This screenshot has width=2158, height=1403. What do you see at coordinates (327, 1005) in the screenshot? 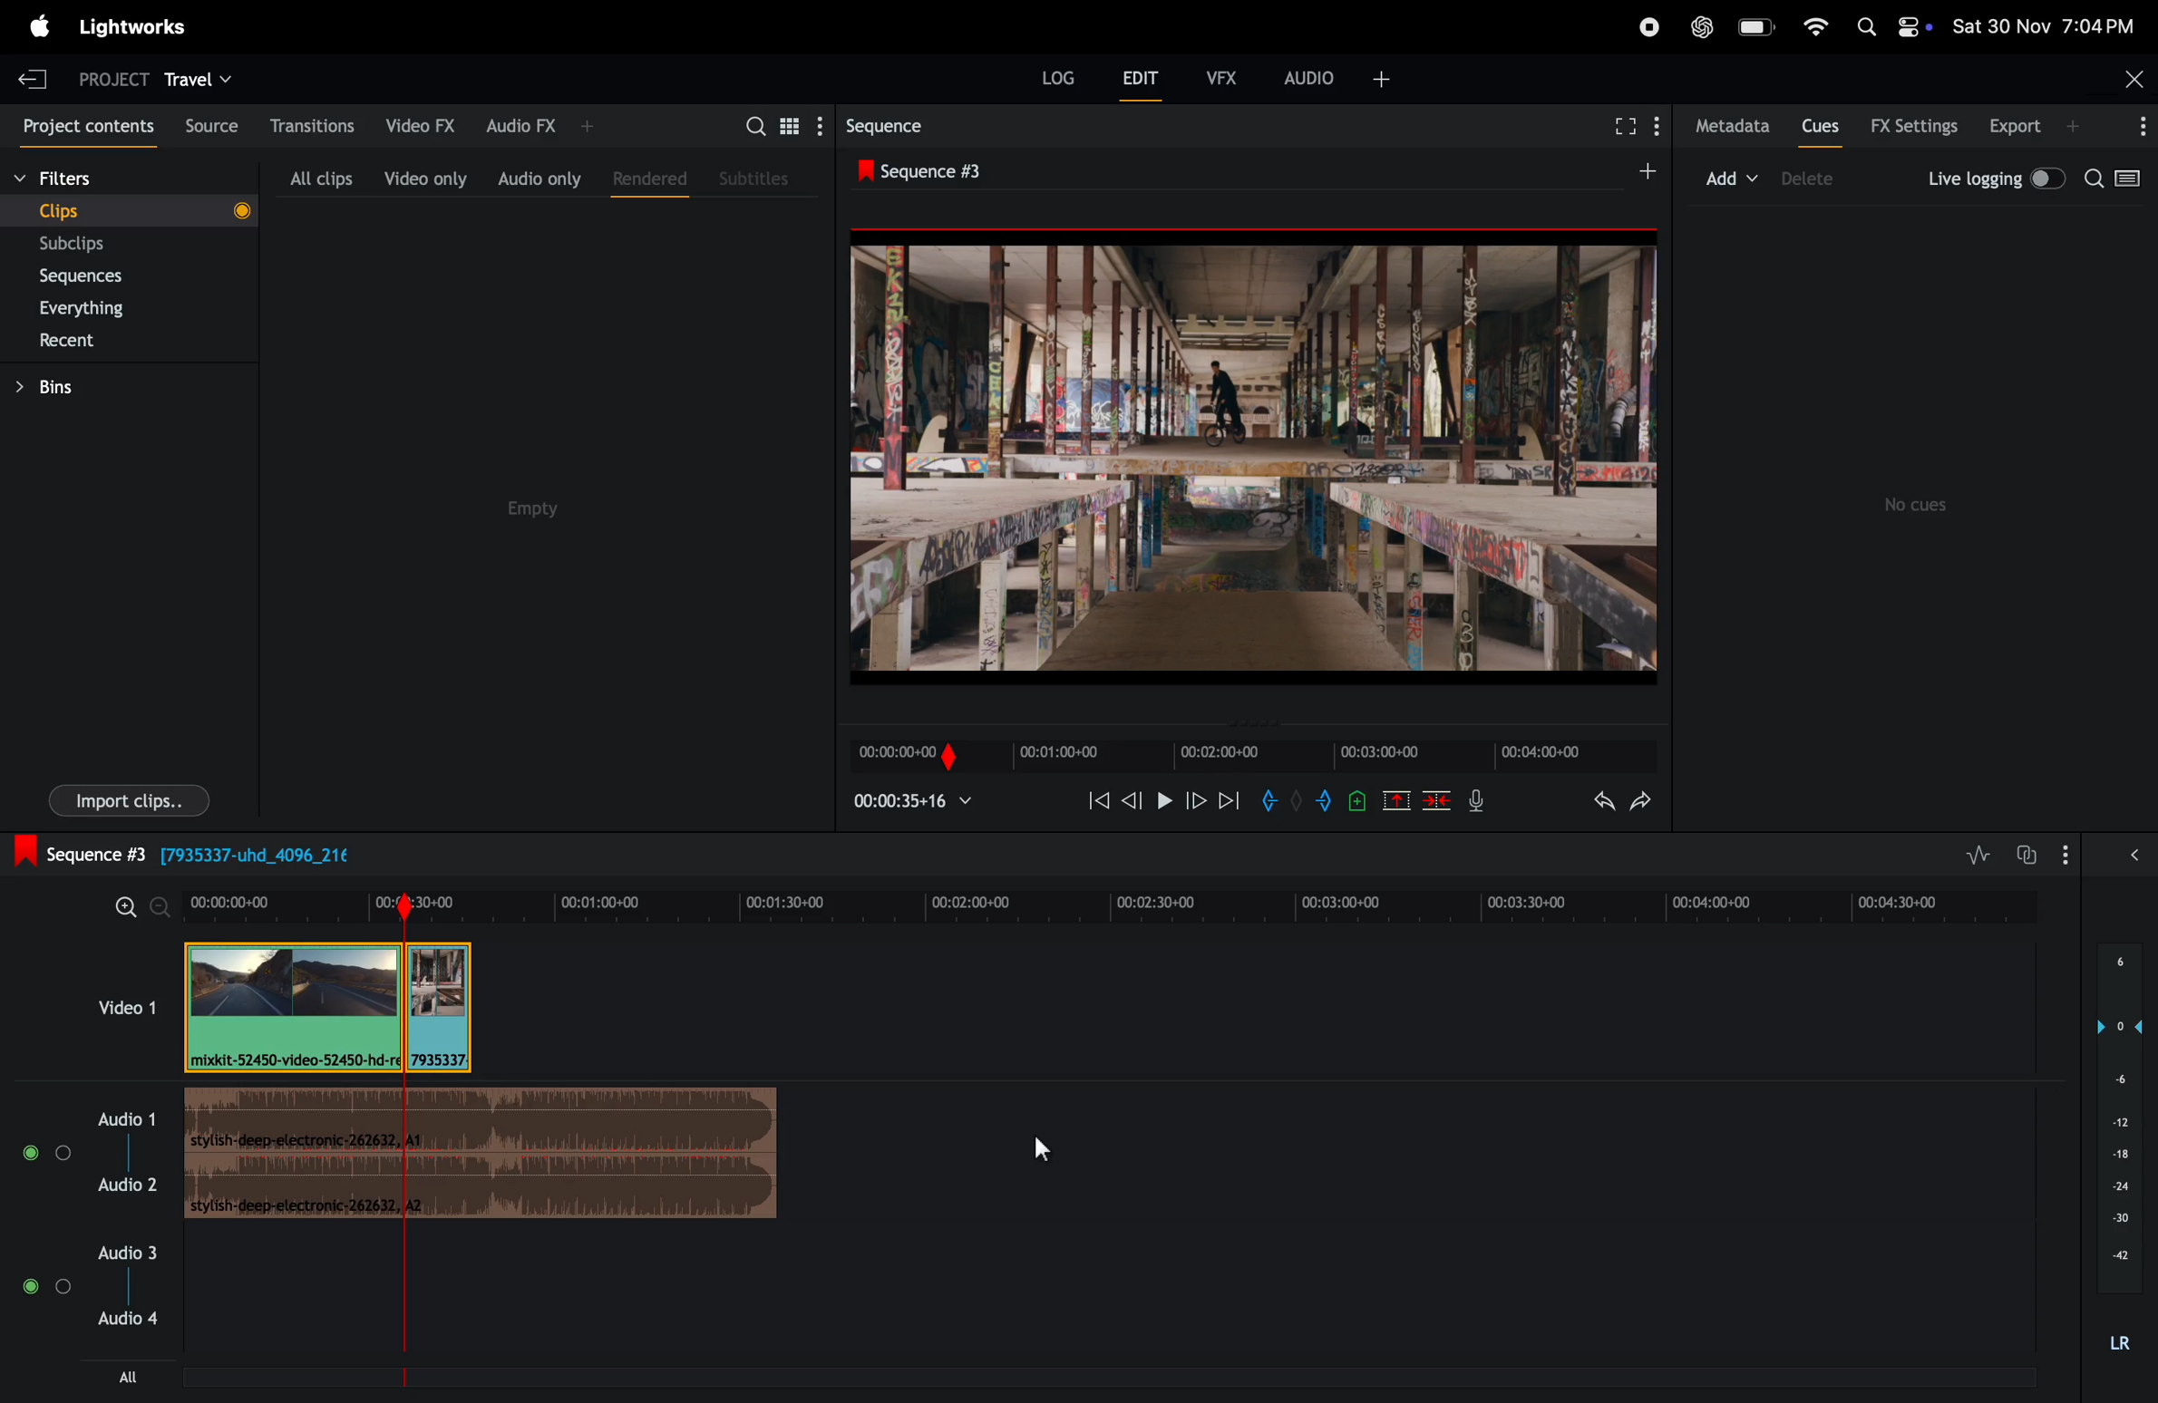
I see `audio clips` at bounding box center [327, 1005].